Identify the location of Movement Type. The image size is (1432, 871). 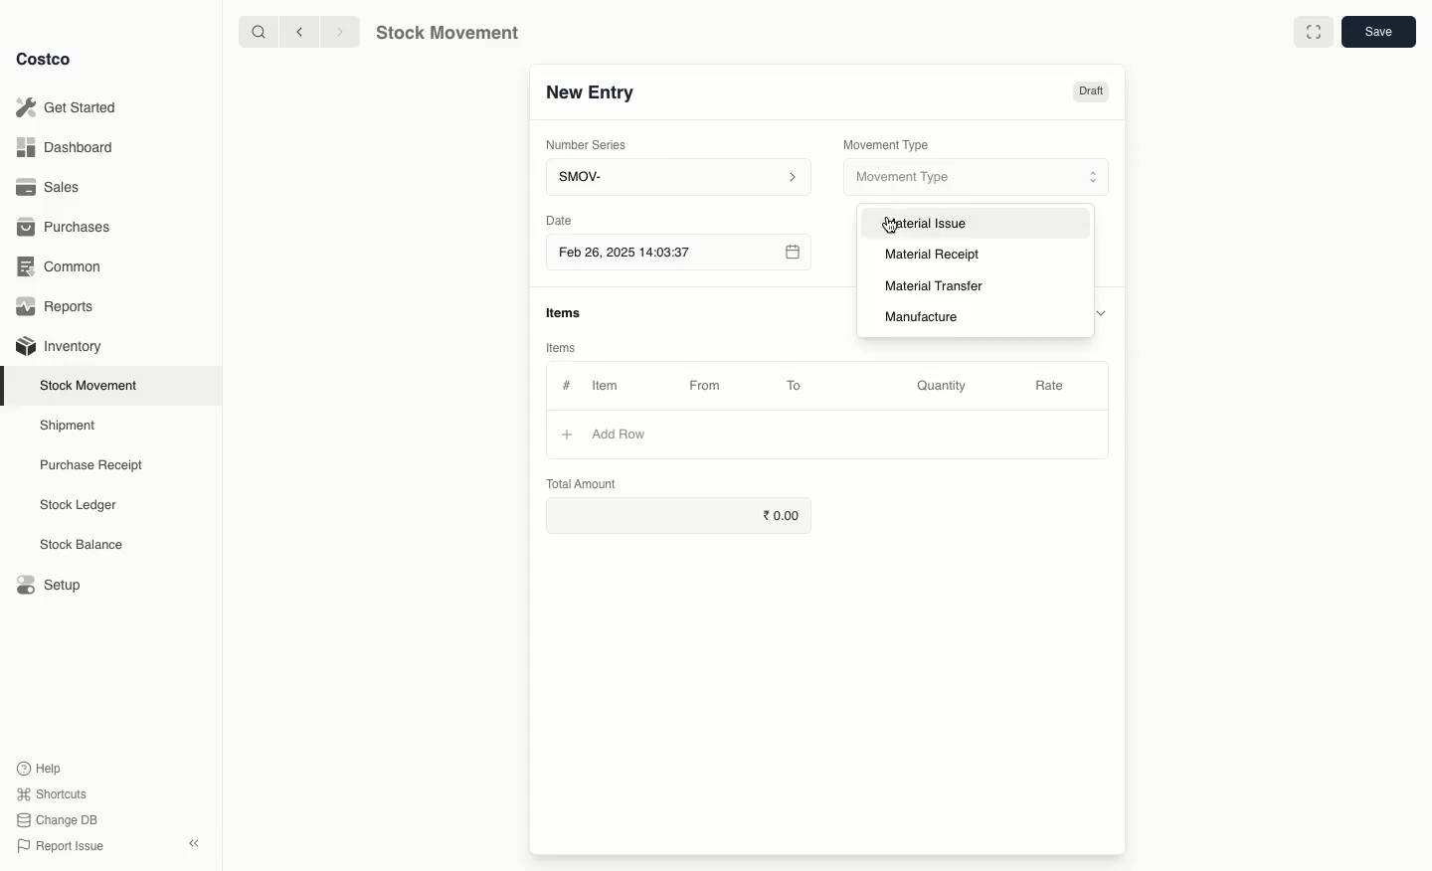
(979, 178).